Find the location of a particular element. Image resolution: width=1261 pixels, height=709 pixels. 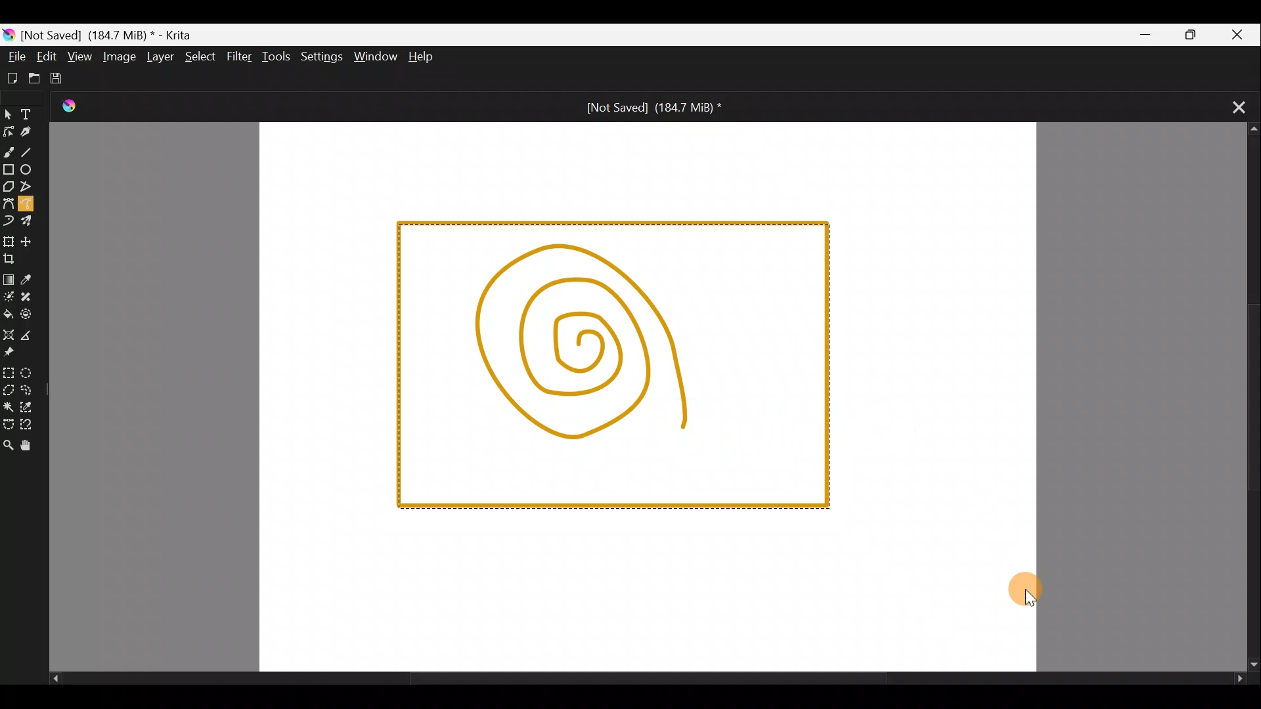

[Not Saved] (184.7 MiB) * is located at coordinates (657, 108).